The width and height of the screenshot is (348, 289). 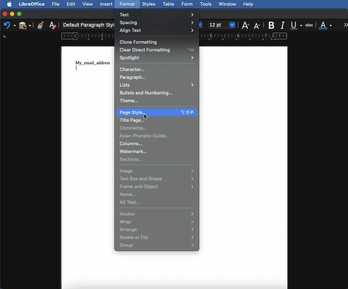 What do you see at coordinates (77, 69) in the screenshot?
I see `typing` at bounding box center [77, 69].